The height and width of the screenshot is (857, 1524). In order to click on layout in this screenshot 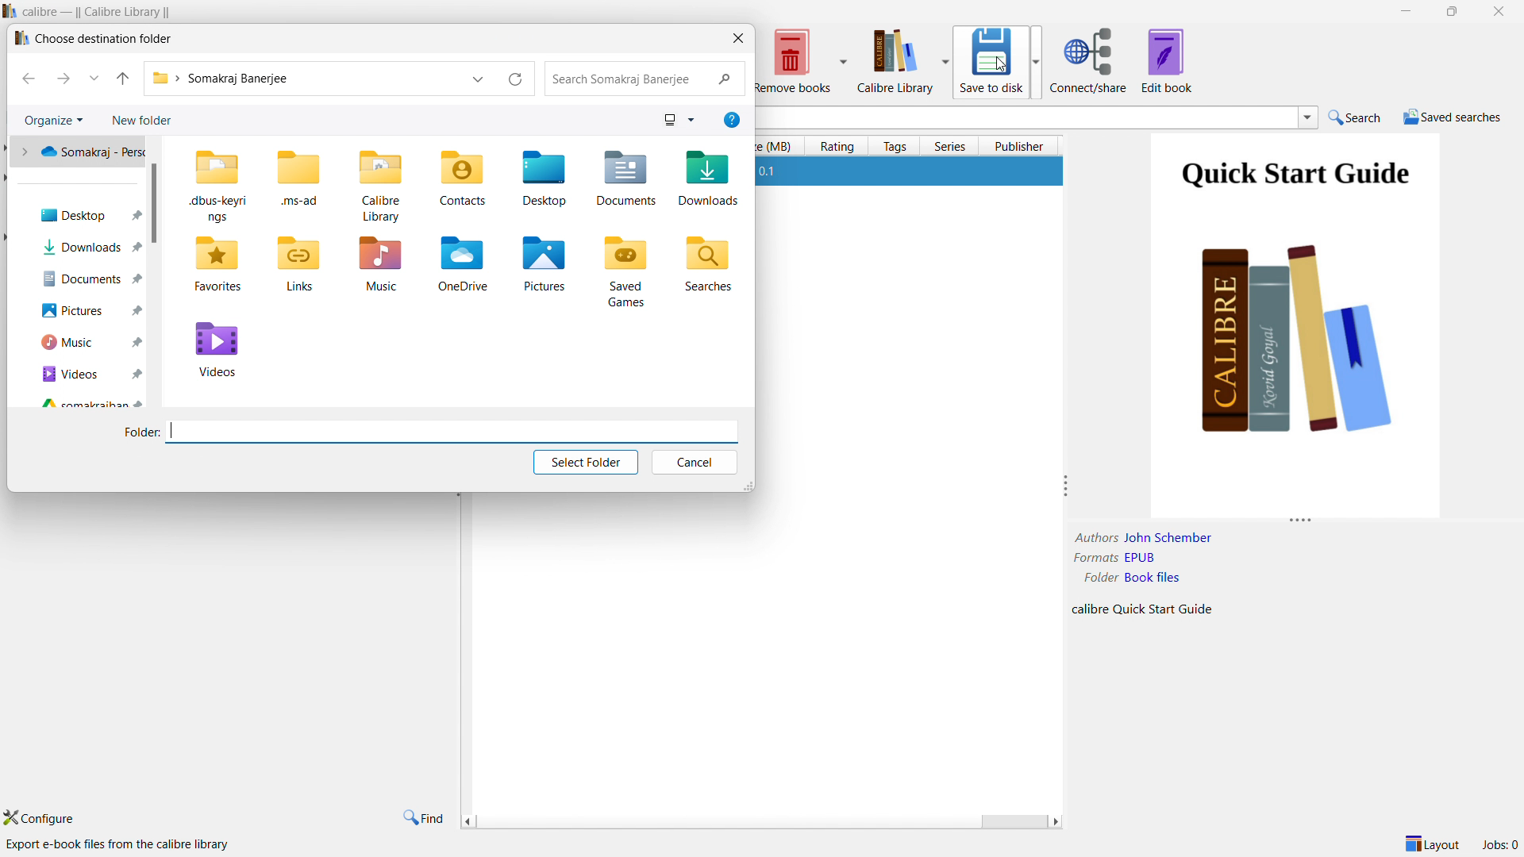, I will do `click(1427, 844)`.